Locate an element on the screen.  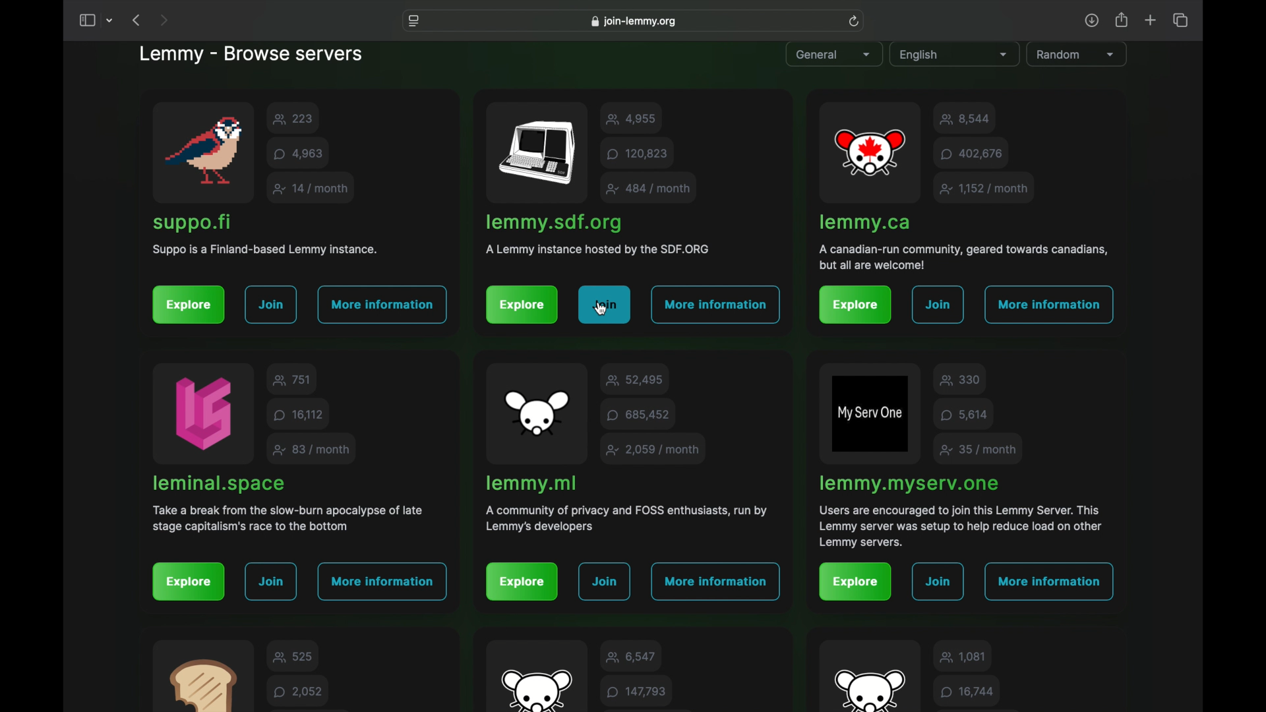
comments is located at coordinates (638, 692).